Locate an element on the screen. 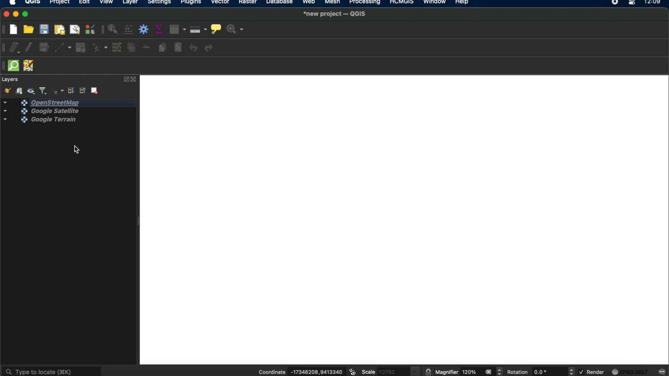 The height and width of the screenshot is (376, 669). filter legend is located at coordinates (44, 90).